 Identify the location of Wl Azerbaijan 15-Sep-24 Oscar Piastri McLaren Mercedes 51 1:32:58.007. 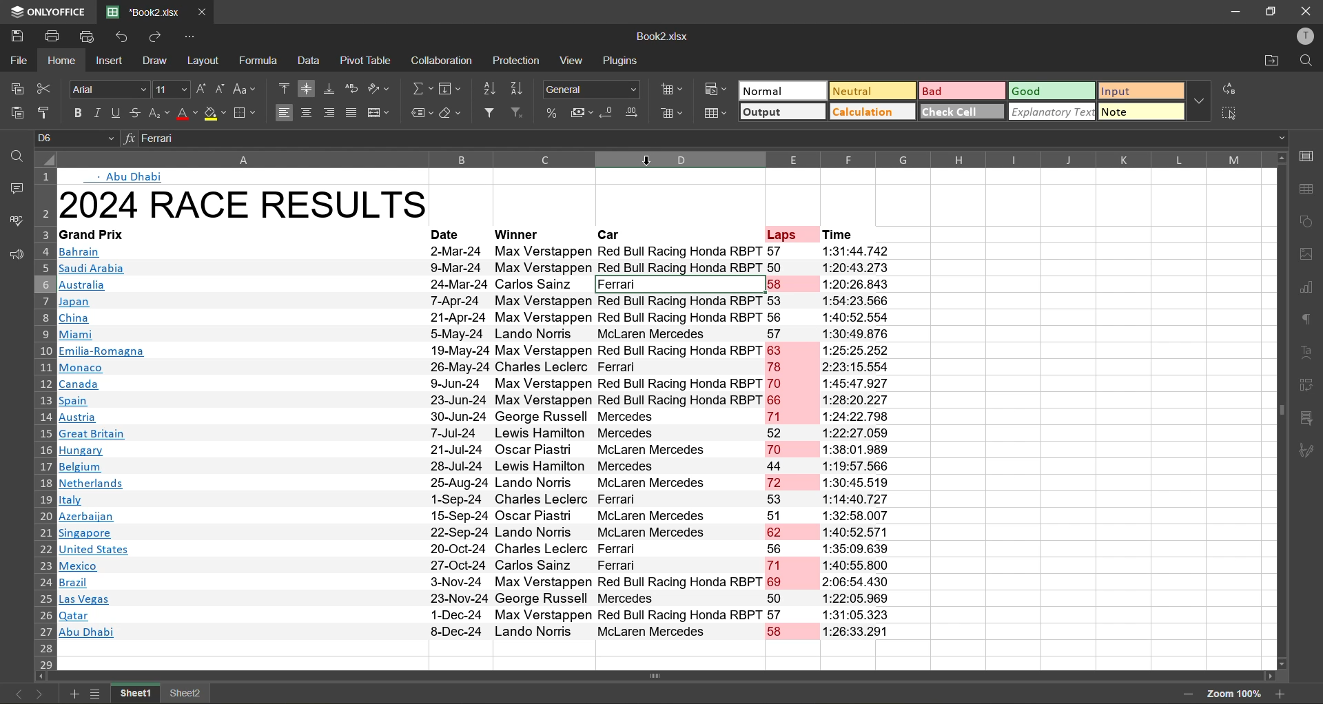
(477, 515).